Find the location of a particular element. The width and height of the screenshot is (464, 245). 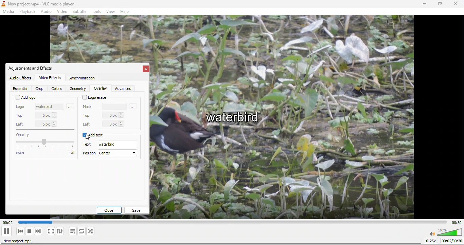

left is located at coordinates (21, 124).